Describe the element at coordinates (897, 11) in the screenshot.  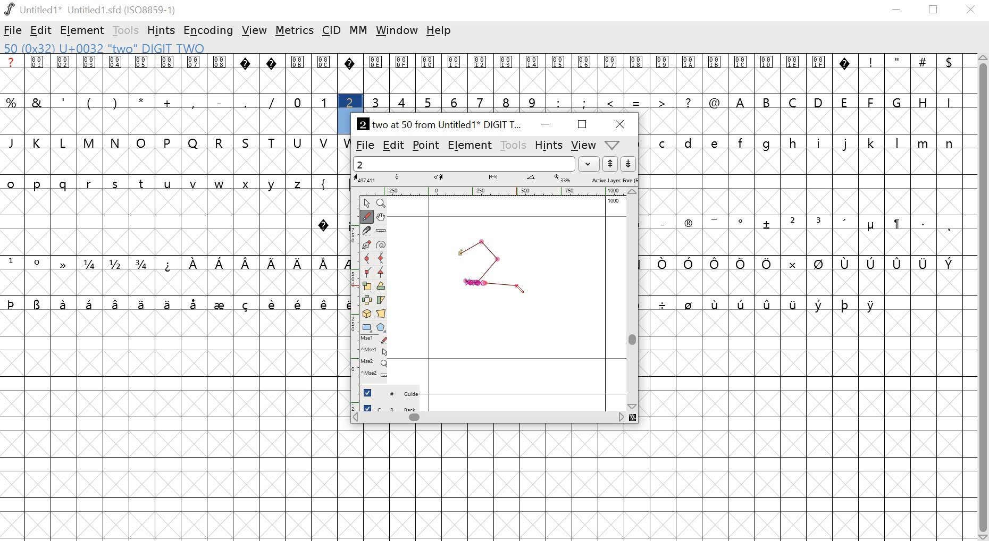
I see `minimize` at that location.